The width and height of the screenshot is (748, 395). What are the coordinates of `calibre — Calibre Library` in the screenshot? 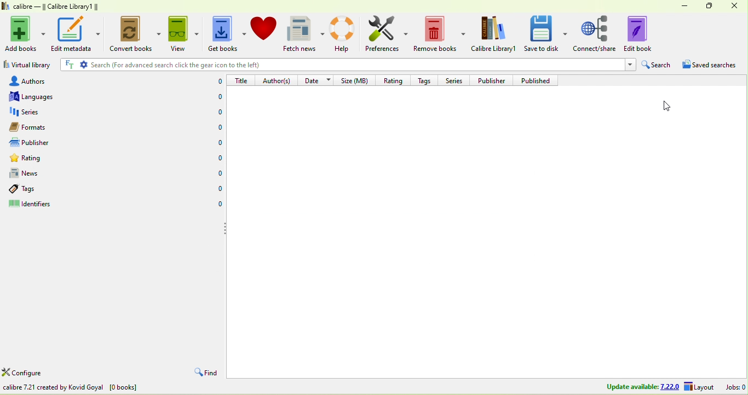 It's located at (48, 7).